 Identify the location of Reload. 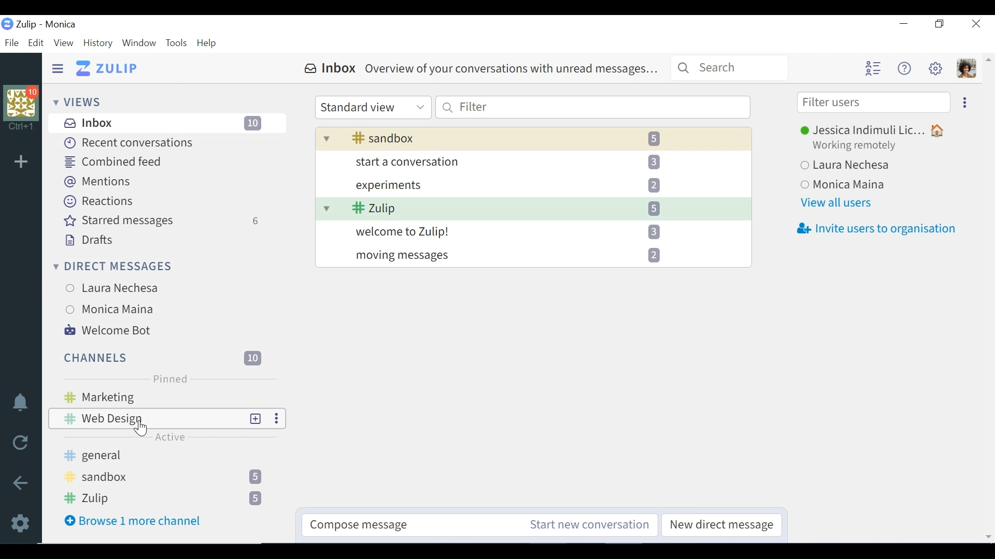
(20, 442).